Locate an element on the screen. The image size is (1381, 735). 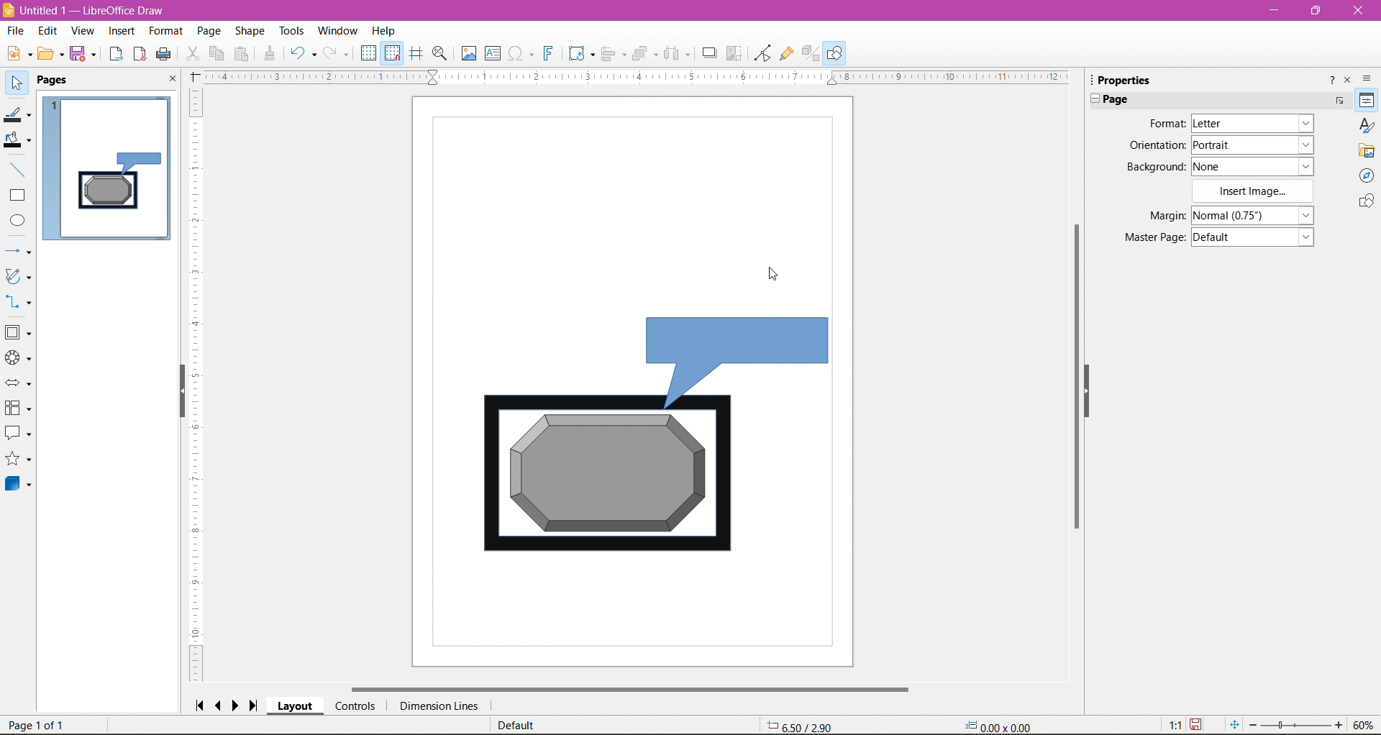
Pages is located at coordinates (55, 81).